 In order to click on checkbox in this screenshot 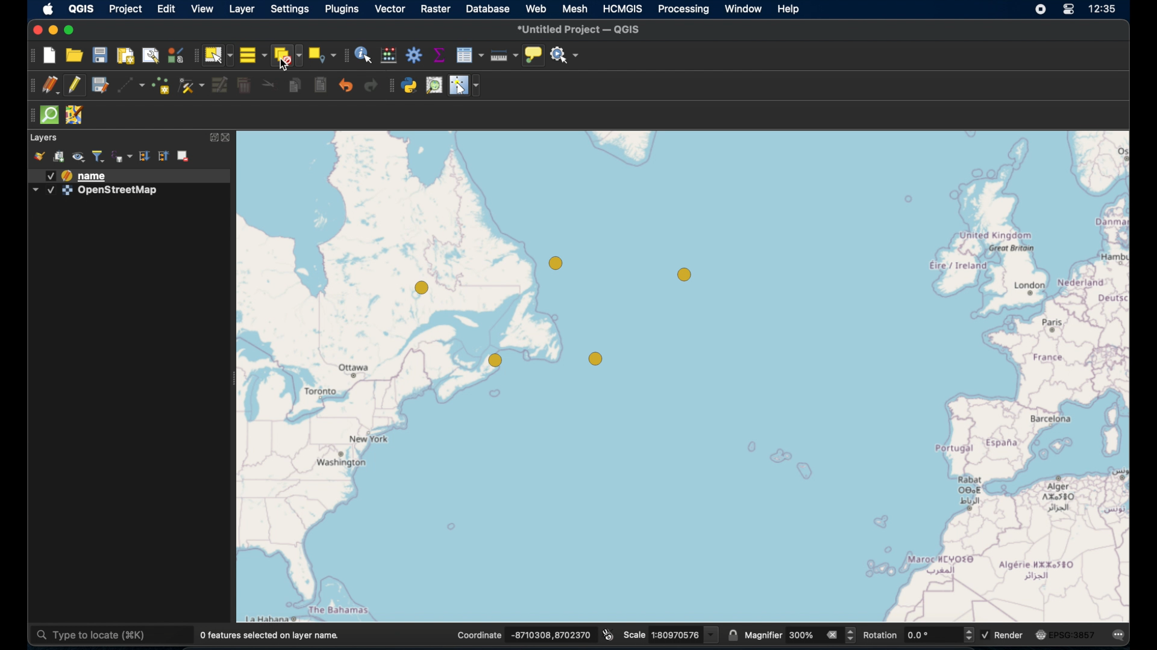, I will do `click(987, 635)`.